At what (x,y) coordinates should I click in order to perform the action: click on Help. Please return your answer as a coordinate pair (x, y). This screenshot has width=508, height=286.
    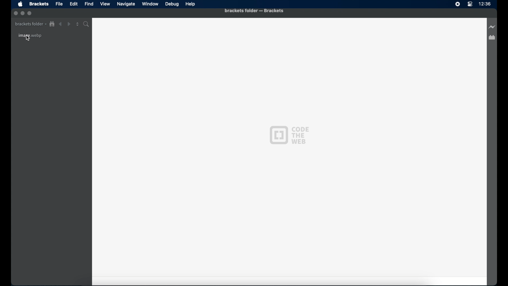
    Looking at the image, I should click on (191, 4).